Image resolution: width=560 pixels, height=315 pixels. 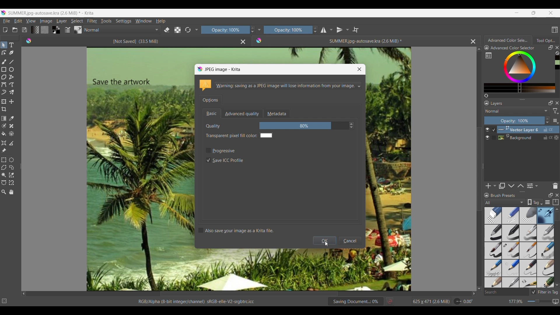 I want to click on Current rotation of image, so click(x=468, y=302).